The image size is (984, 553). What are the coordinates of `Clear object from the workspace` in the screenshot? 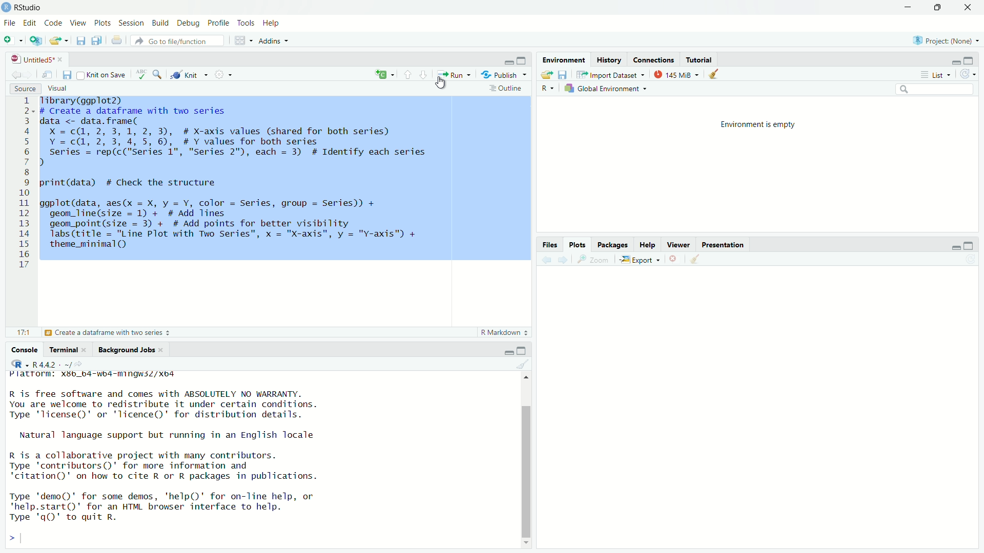 It's located at (715, 74).